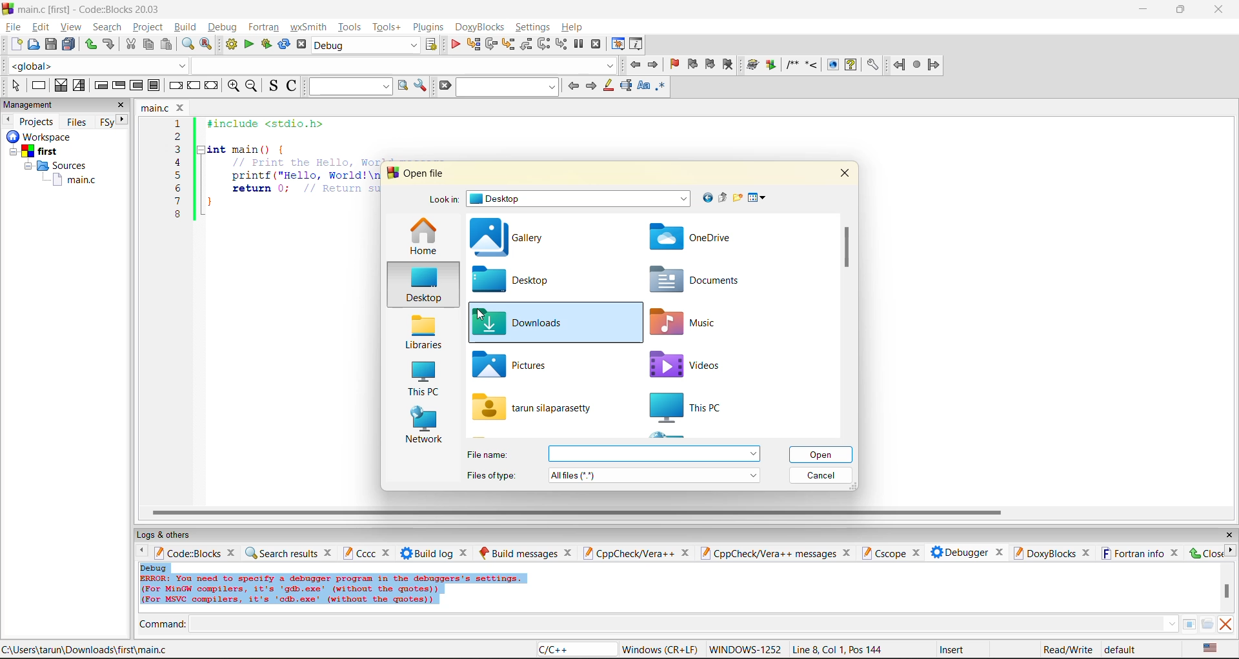  Describe the element at coordinates (281, 553) in the screenshot. I see `search results` at that location.